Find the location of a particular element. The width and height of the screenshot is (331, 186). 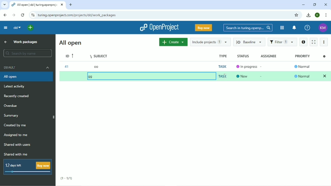

Task is located at coordinates (222, 76).